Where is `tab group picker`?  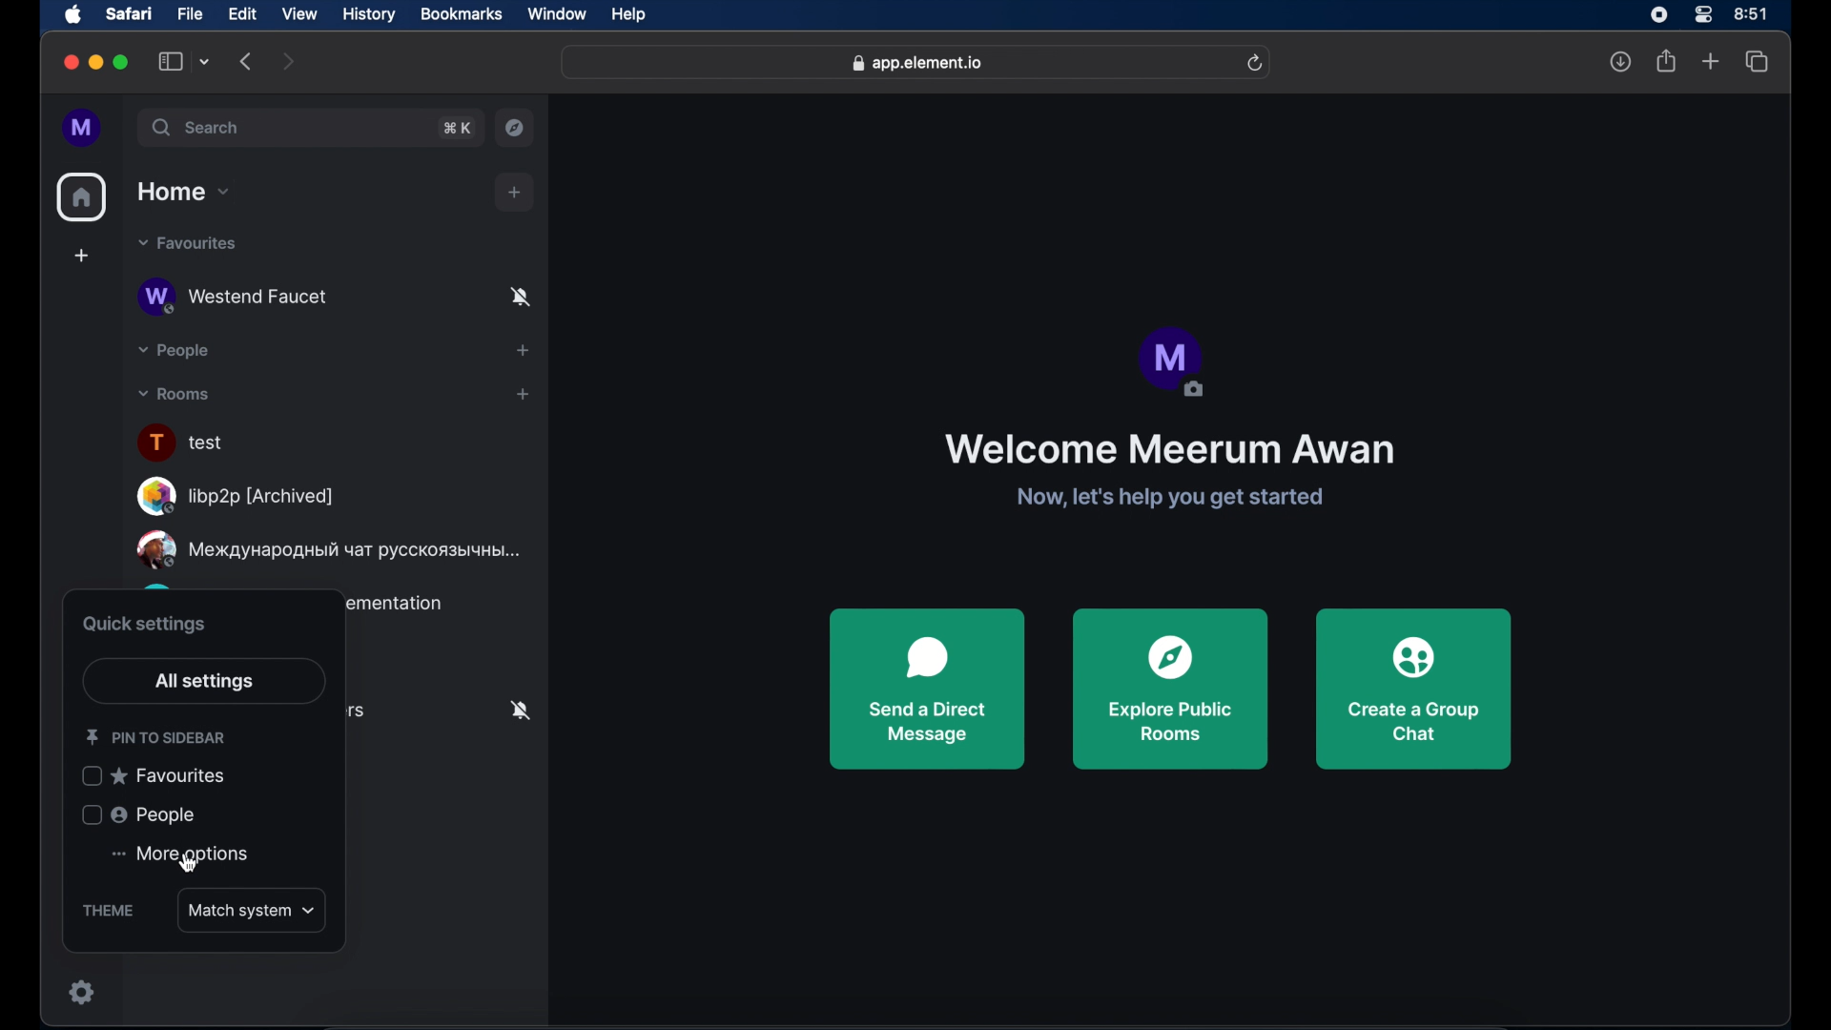 tab group picker is located at coordinates (205, 62).